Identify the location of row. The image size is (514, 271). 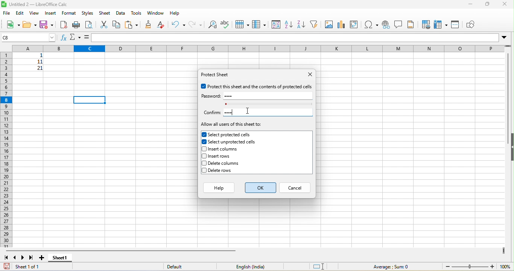
(242, 24).